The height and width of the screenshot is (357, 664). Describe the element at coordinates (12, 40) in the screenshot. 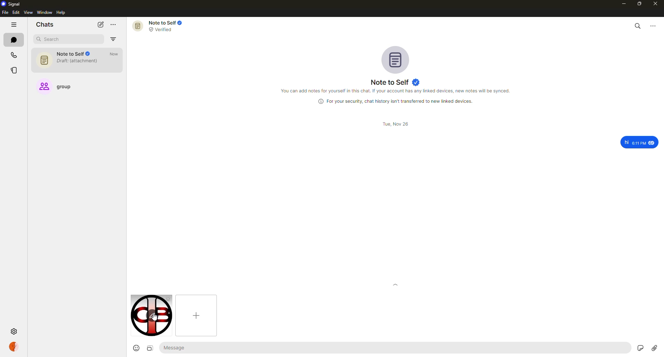

I see `chats` at that location.